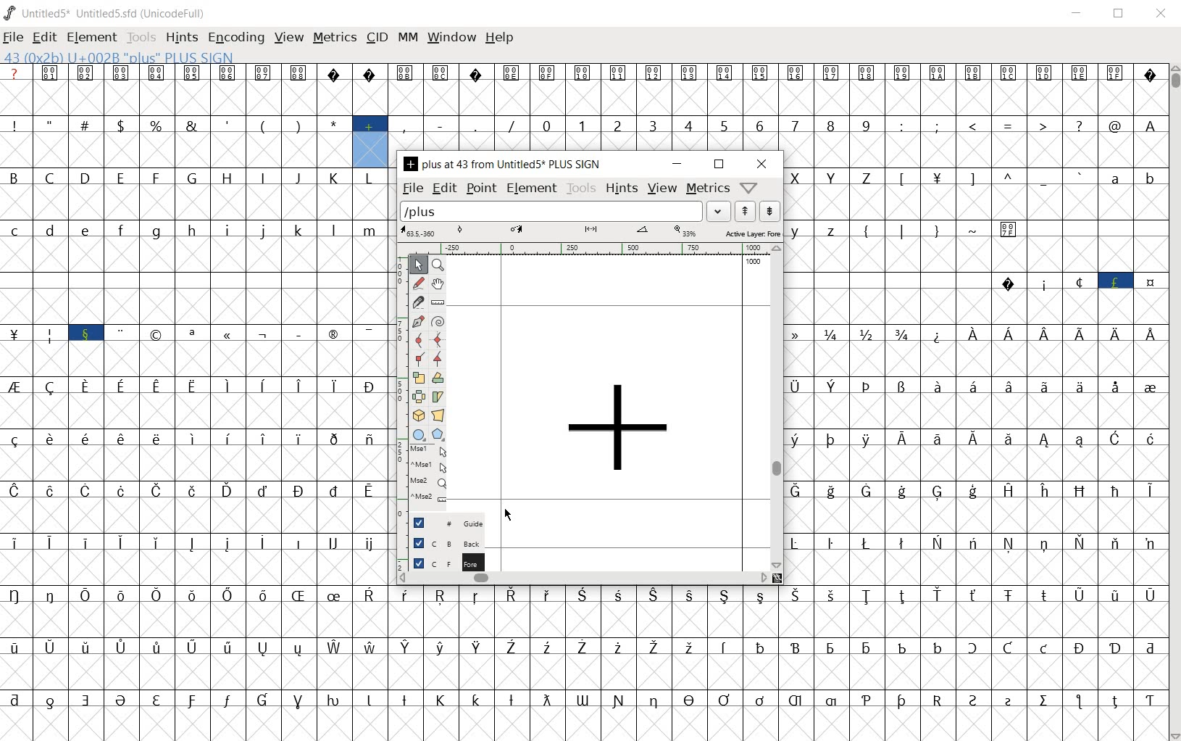 The width and height of the screenshot is (1181, 741). I want to click on file, so click(14, 37).